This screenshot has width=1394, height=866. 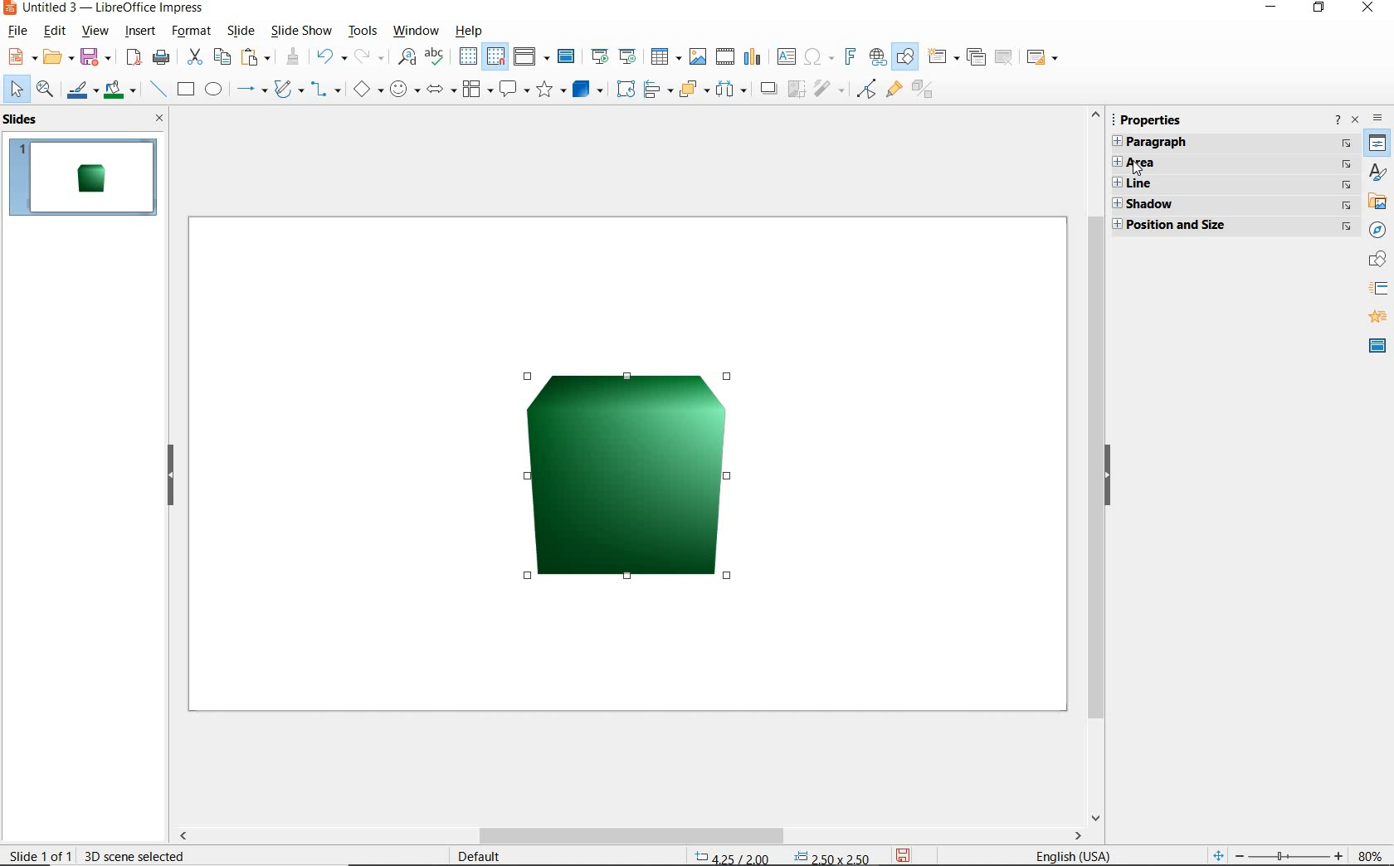 What do you see at coordinates (829, 90) in the screenshot?
I see `FILTER` at bounding box center [829, 90].